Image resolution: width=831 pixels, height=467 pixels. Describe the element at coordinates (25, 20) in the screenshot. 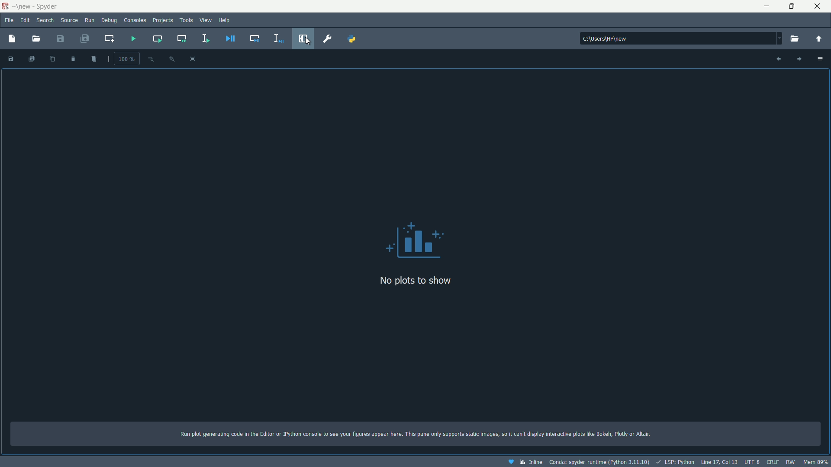

I see `edit` at that location.